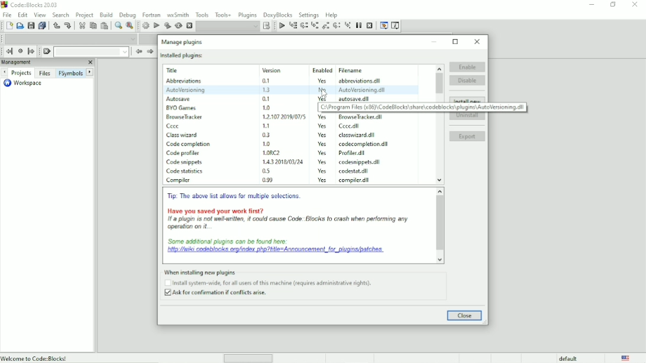  I want to click on Save, so click(31, 25).